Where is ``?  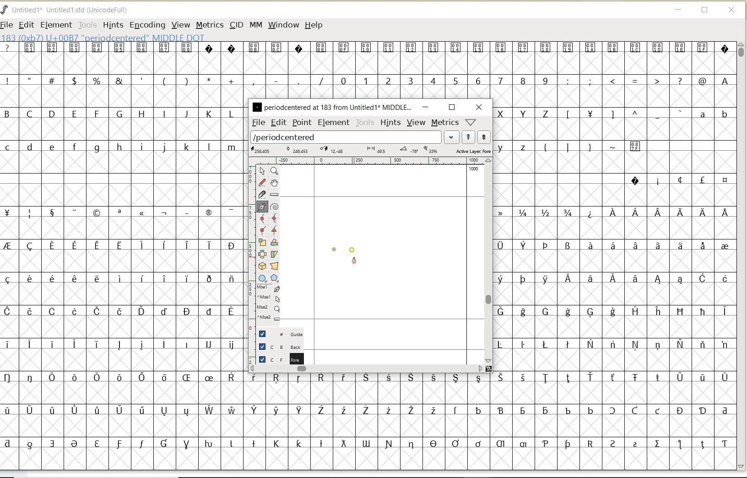
 is located at coordinates (622, 115).